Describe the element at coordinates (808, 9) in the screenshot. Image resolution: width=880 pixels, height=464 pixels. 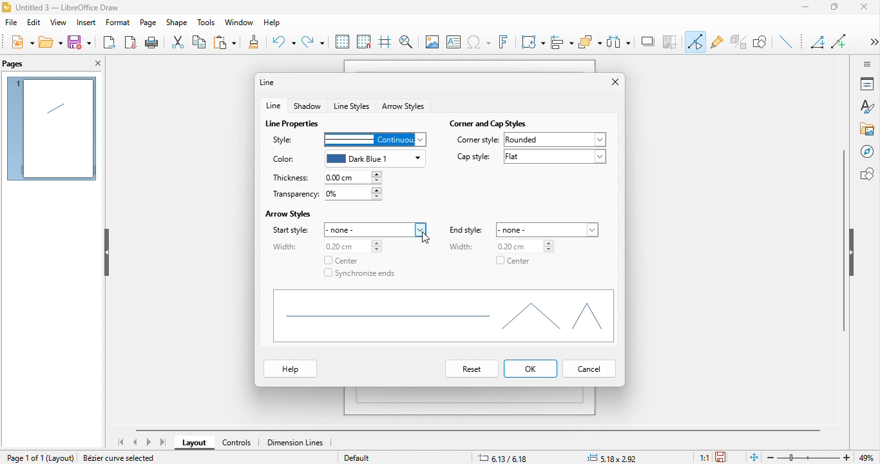
I see `minimize` at that location.